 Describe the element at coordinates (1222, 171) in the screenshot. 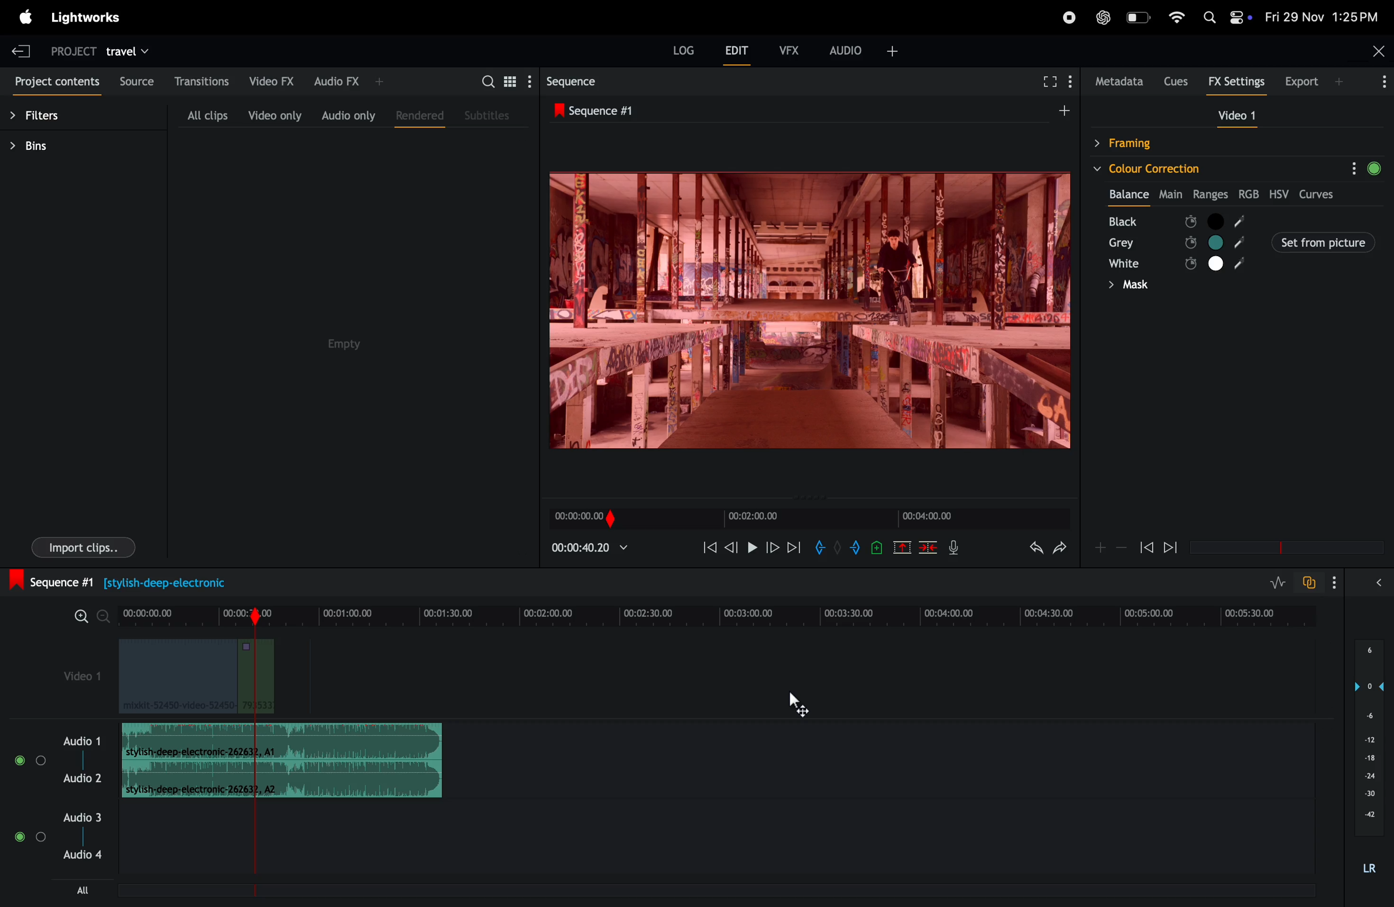

I see `colour correction` at that location.